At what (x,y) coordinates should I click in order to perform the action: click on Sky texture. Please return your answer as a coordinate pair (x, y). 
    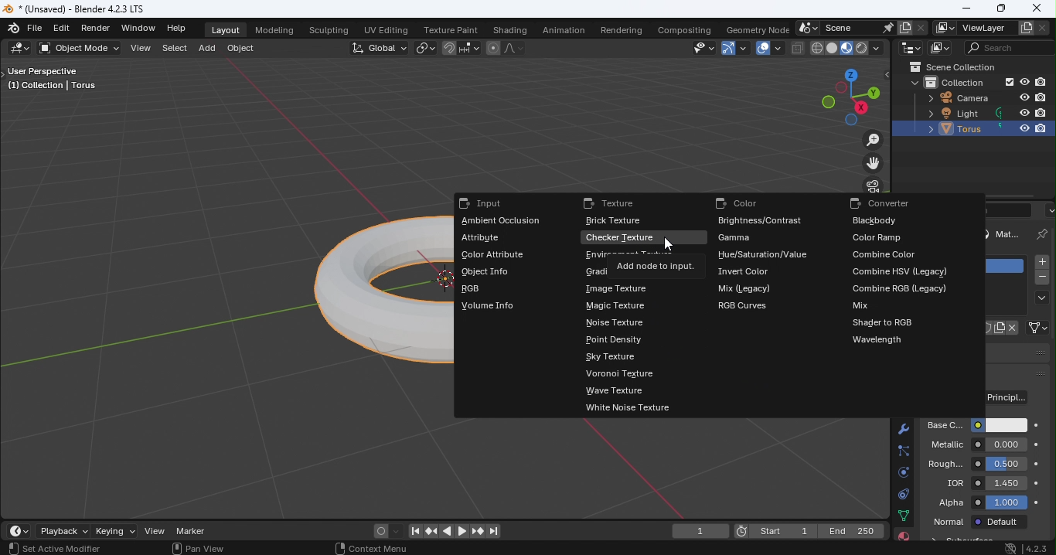
    Looking at the image, I should click on (611, 356).